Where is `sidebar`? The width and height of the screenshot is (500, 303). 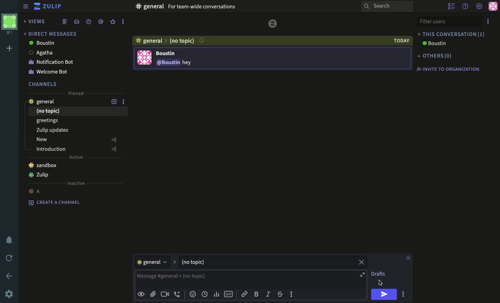
sidebar is located at coordinates (26, 7).